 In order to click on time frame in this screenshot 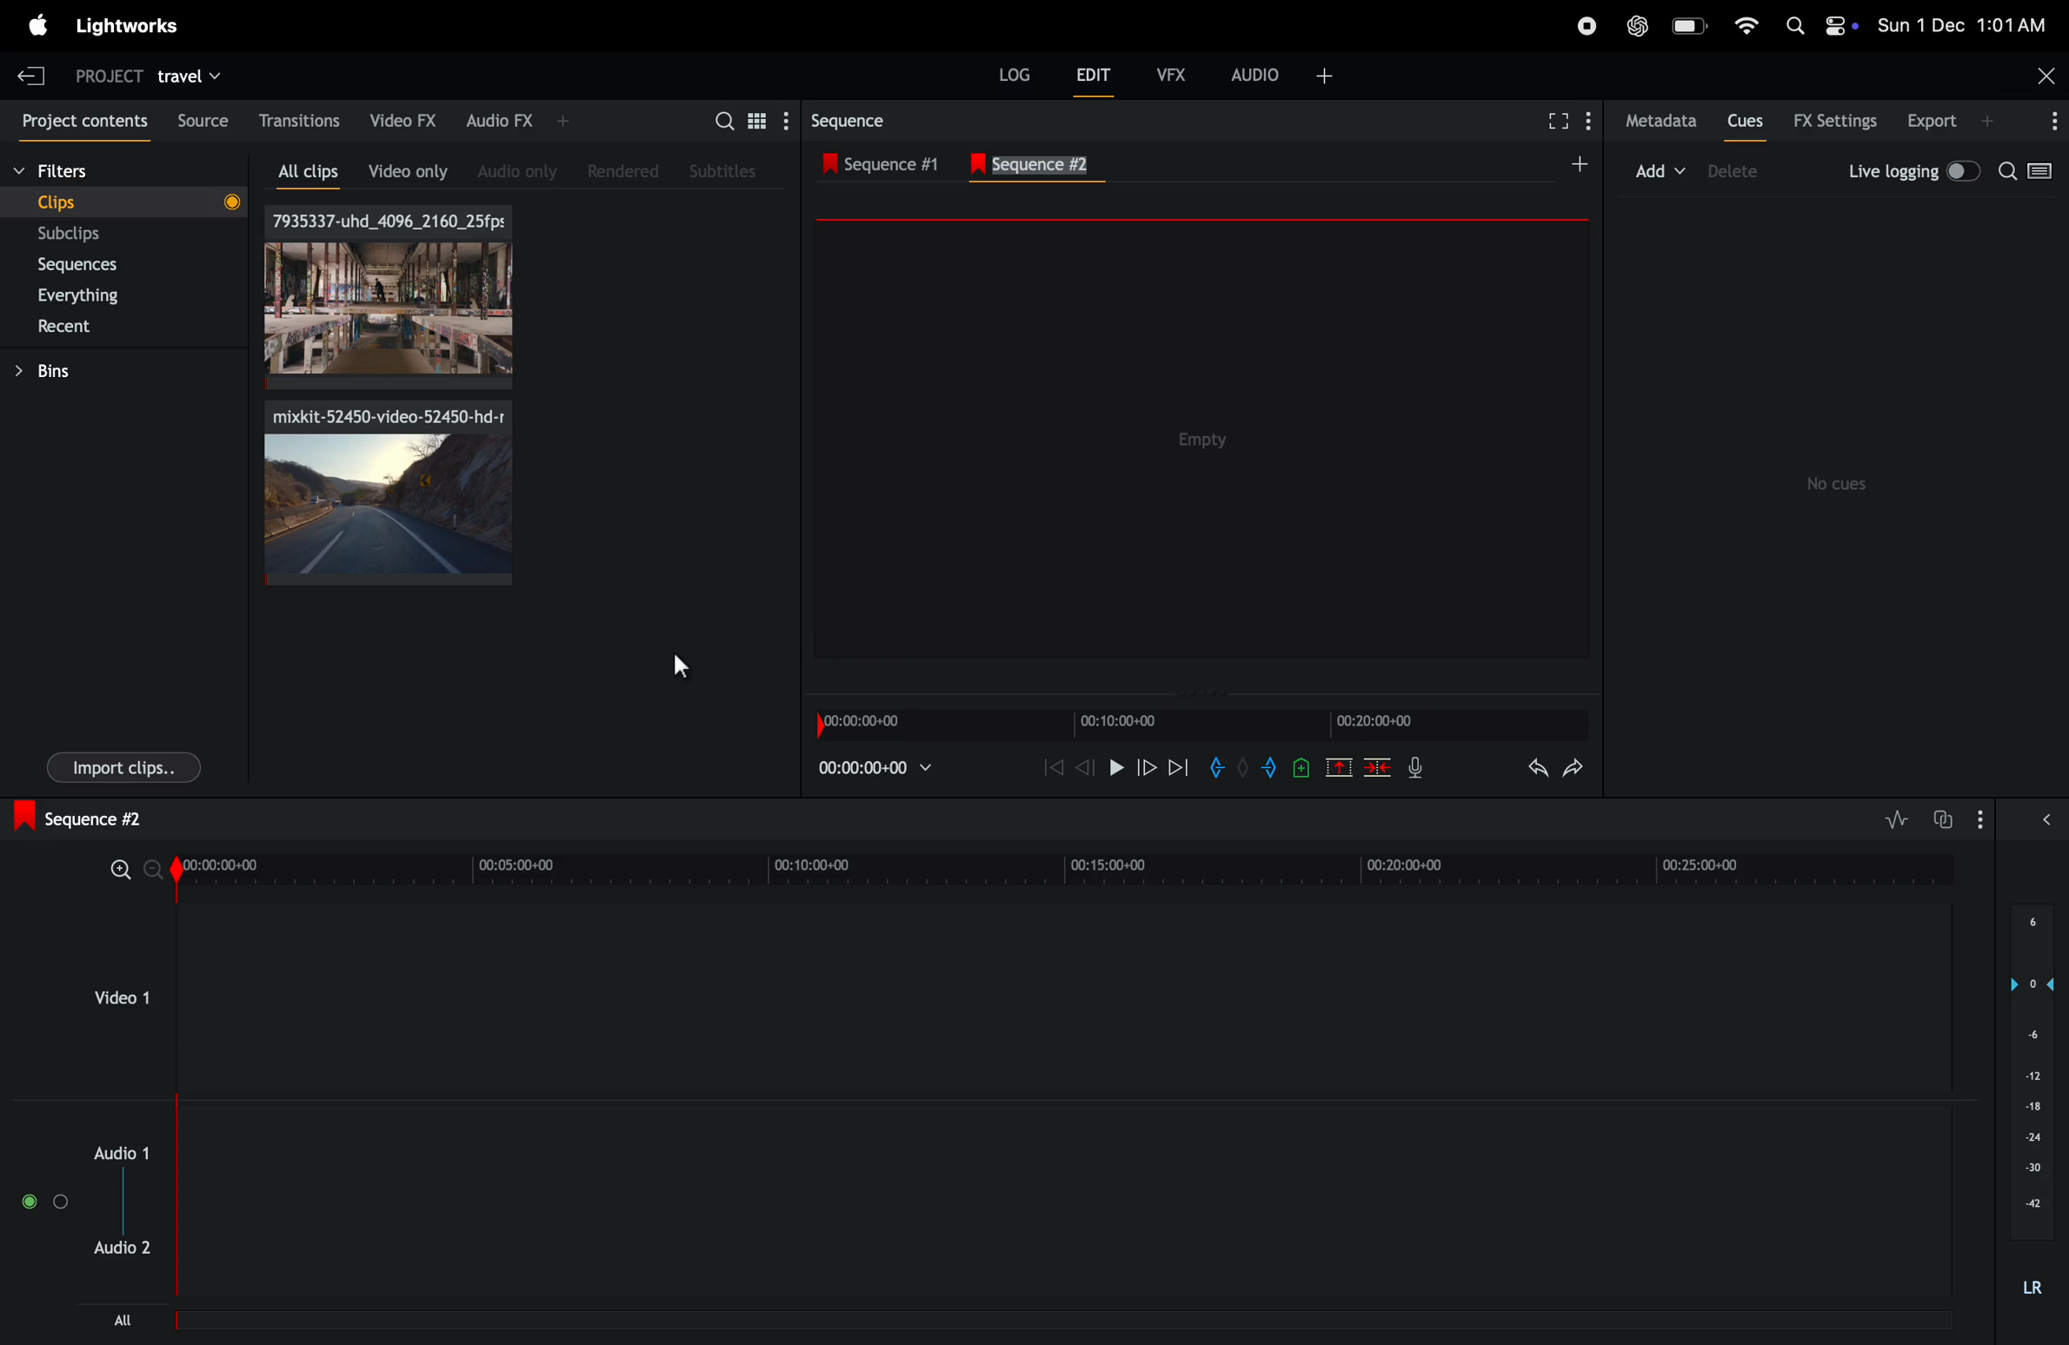, I will do `click(1068, 865)`.